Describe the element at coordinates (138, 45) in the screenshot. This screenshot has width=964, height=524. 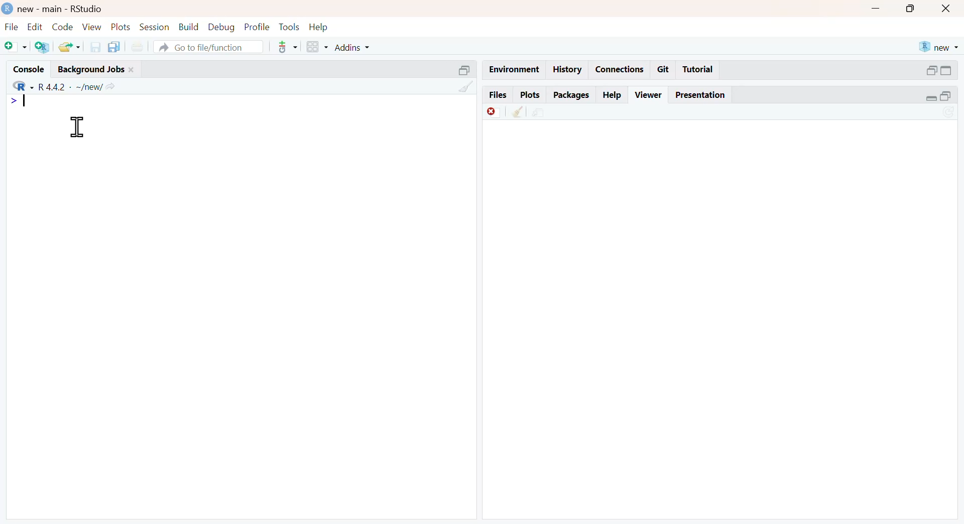
I see `print` at that location.